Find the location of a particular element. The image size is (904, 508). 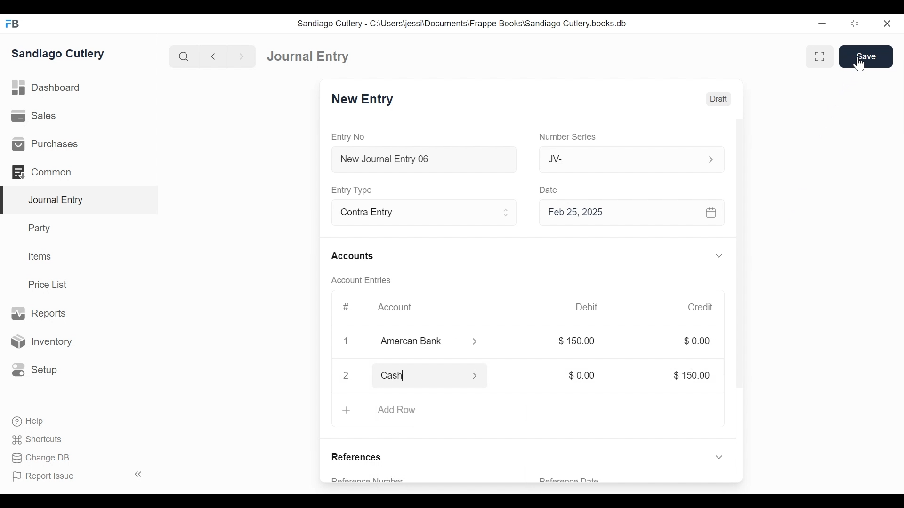

New Entry is located at coordinates (363, 99).